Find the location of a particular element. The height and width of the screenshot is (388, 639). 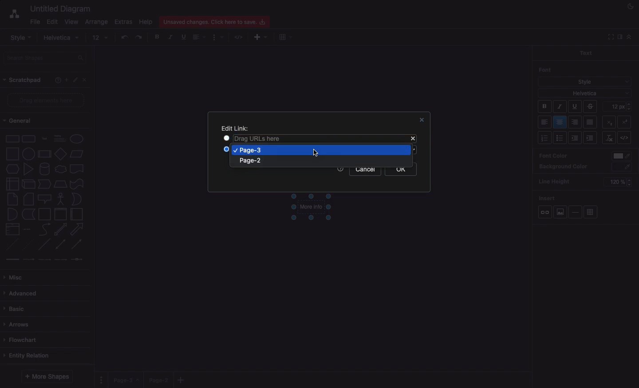

Underline is located at coordinates (574, 107).